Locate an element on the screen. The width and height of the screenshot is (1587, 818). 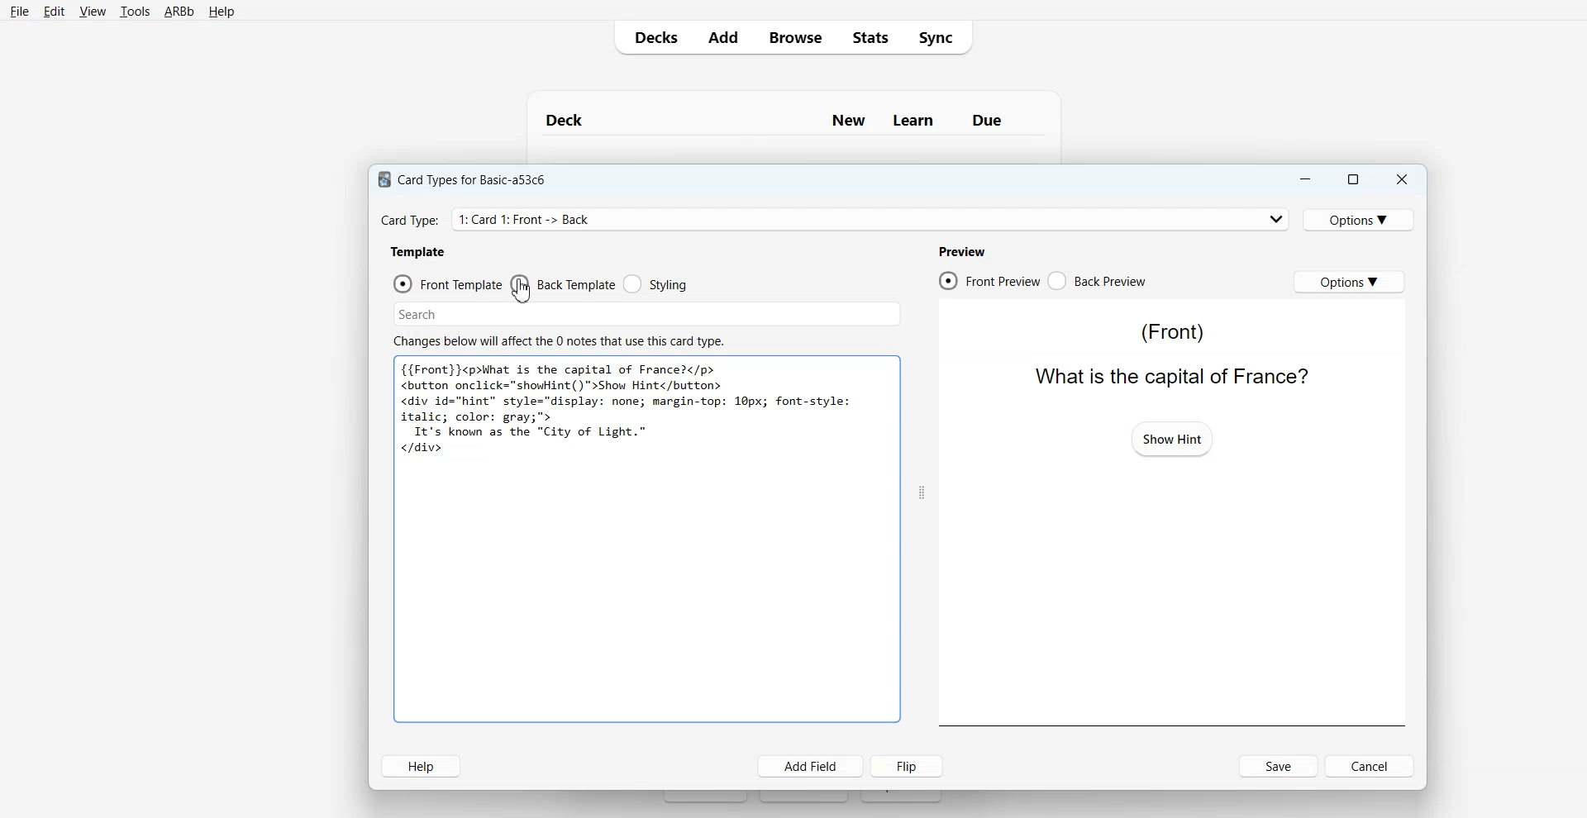
Browse is located at coordinates (794, 36).